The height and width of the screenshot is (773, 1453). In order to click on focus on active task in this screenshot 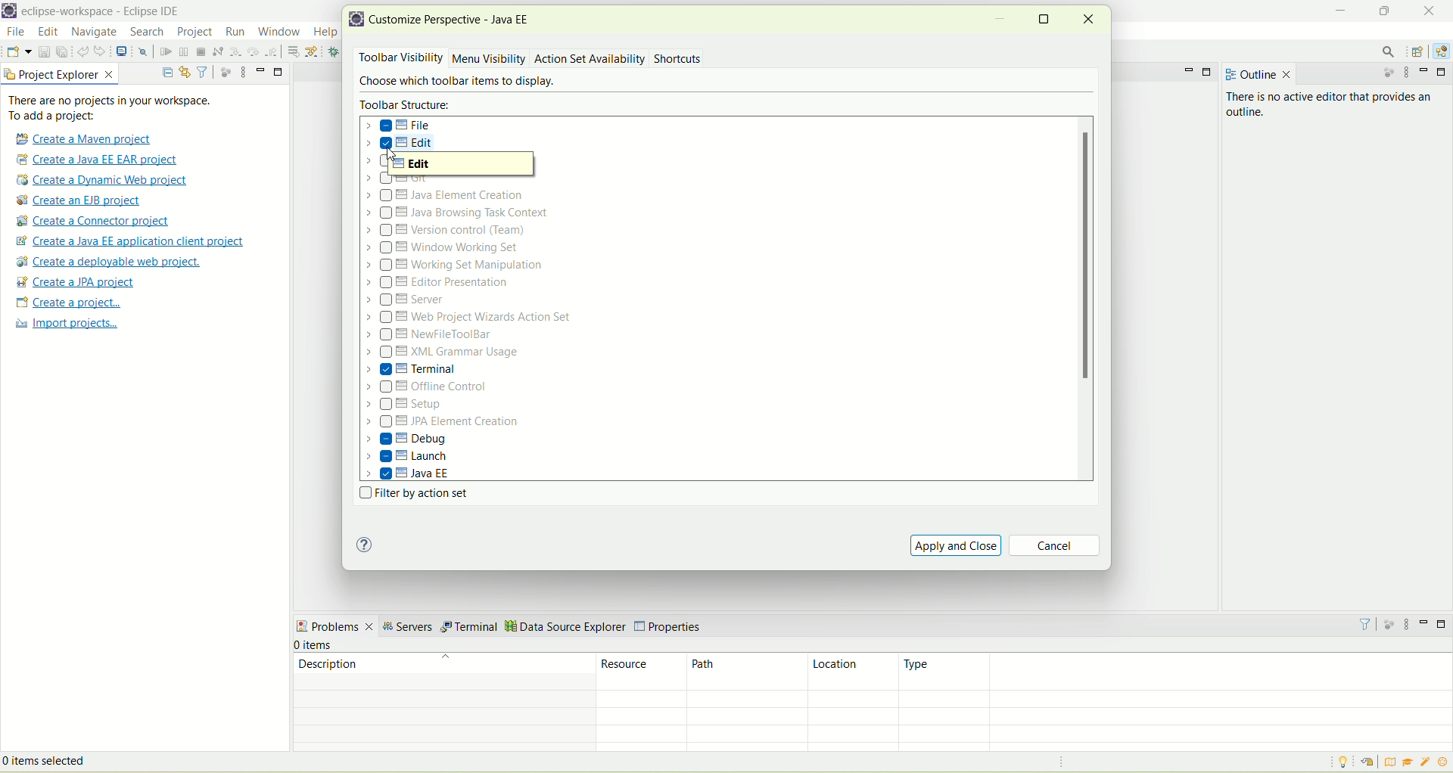, I will do `click(224, 71)`.